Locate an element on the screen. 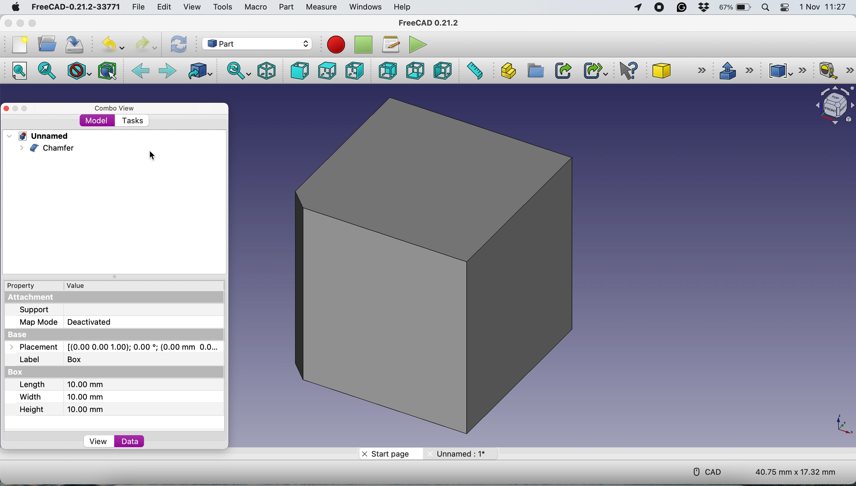 This screenshot has width=856, height=486. file is located at coordinates (137, 7).